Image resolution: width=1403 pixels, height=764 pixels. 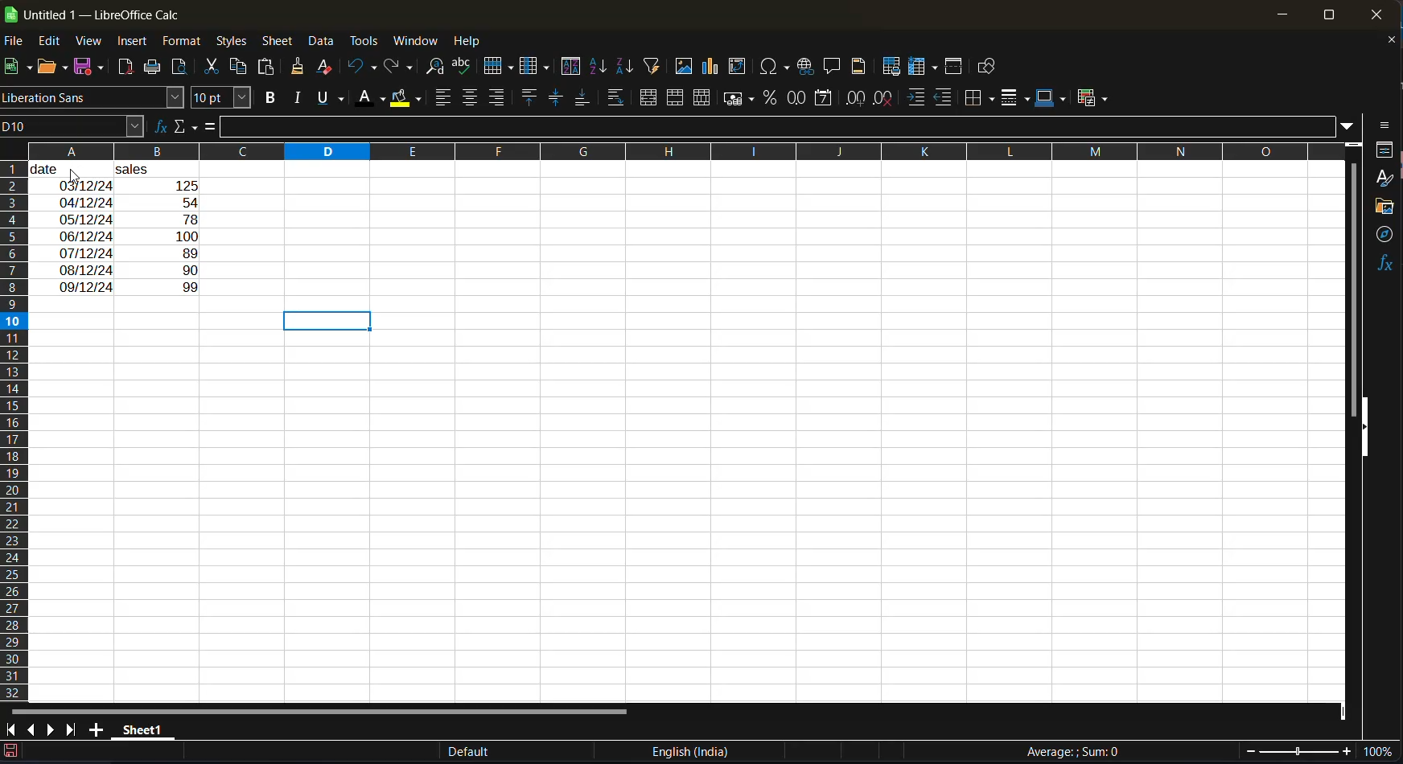 I want to click on autofilter, so click(x=650, y=67).